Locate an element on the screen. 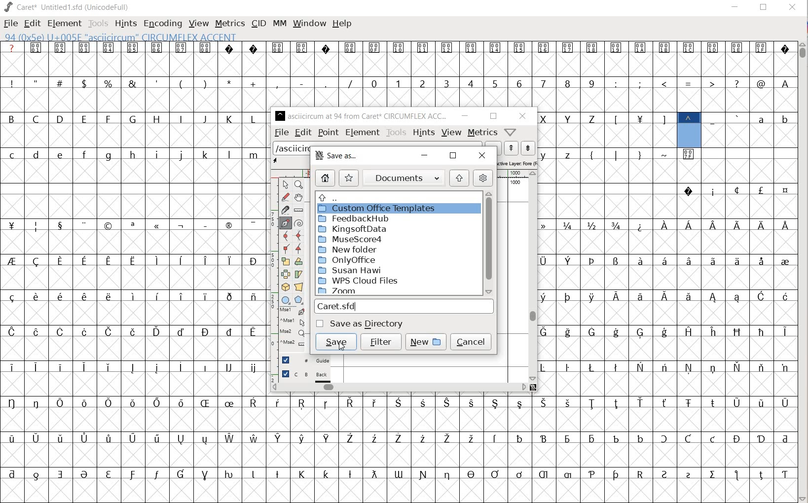  ZOOM is located at coordinates (341, 292).